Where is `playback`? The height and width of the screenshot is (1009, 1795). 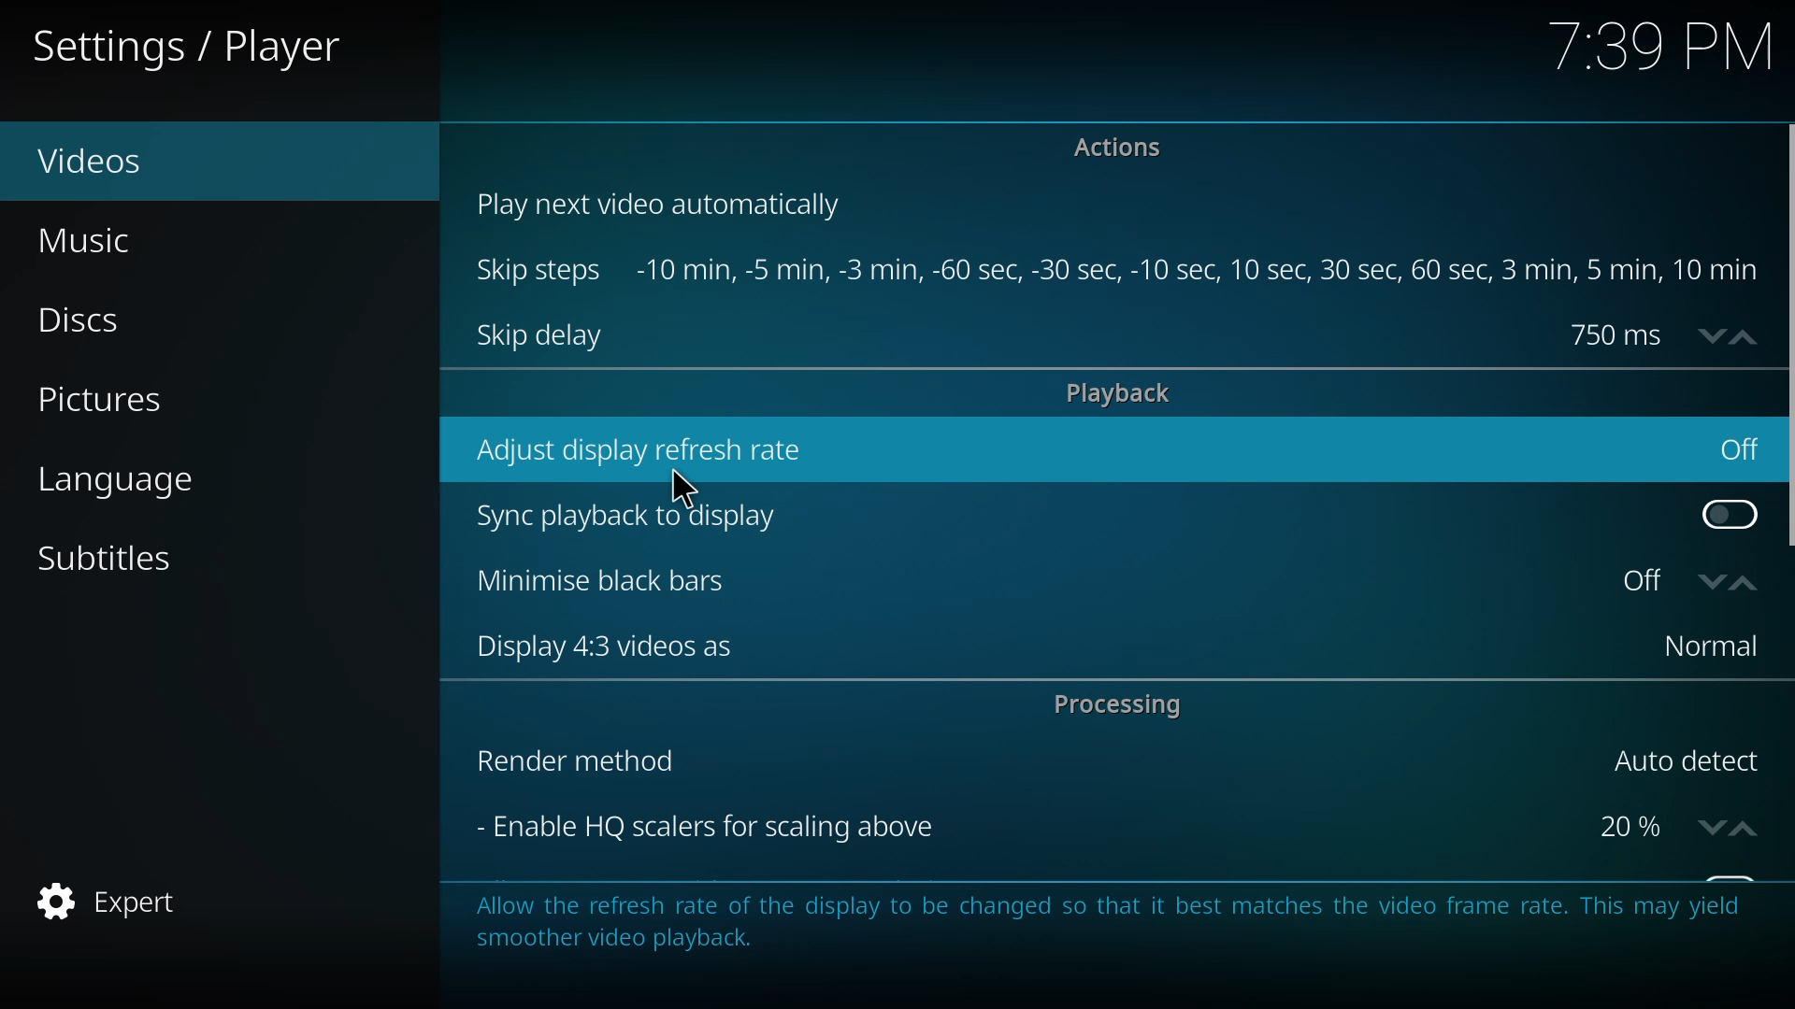 playback is located at coordinates (1123, 391).